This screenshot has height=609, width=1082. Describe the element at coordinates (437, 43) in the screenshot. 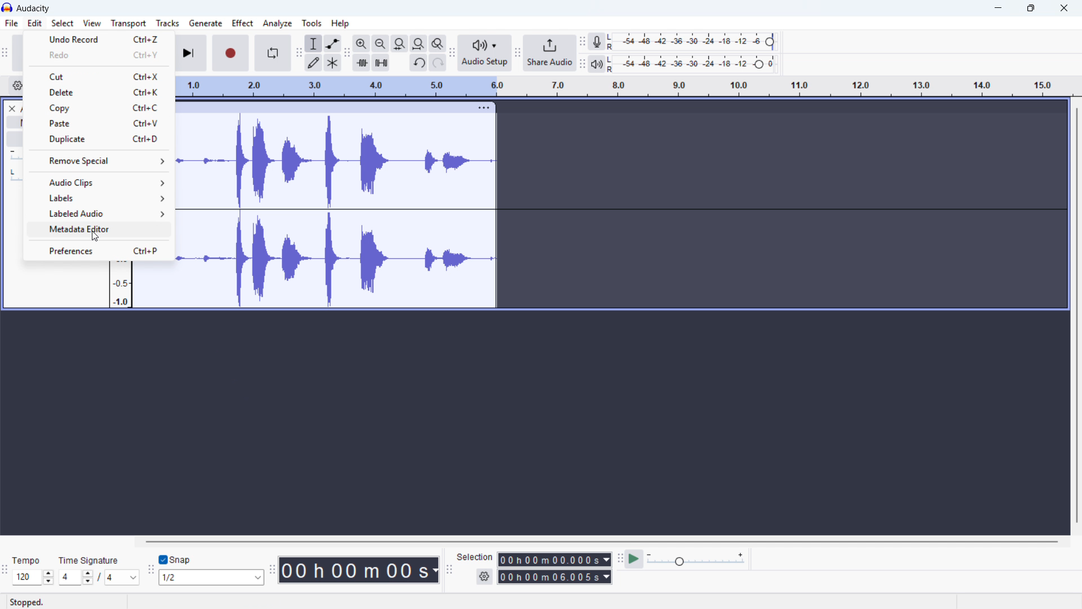

I see `toggle zoom` at that location.